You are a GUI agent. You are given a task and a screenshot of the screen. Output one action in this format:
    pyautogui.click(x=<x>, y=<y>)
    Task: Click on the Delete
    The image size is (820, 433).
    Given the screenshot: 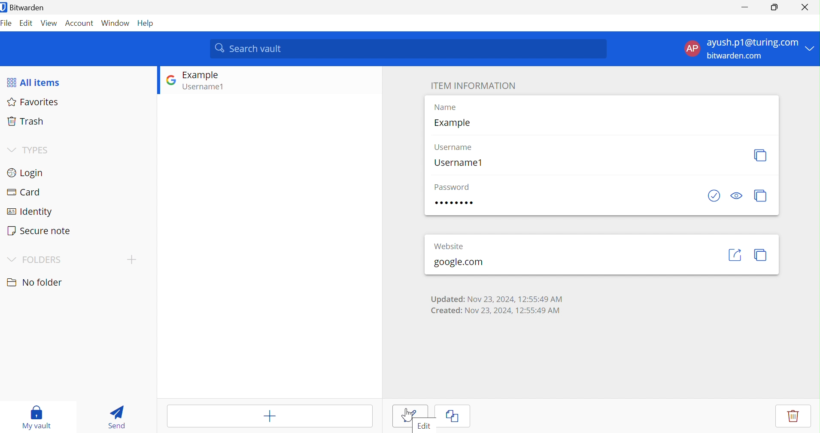 What is the action you would take?
    pyautogui.click(x=792, y=415)
    